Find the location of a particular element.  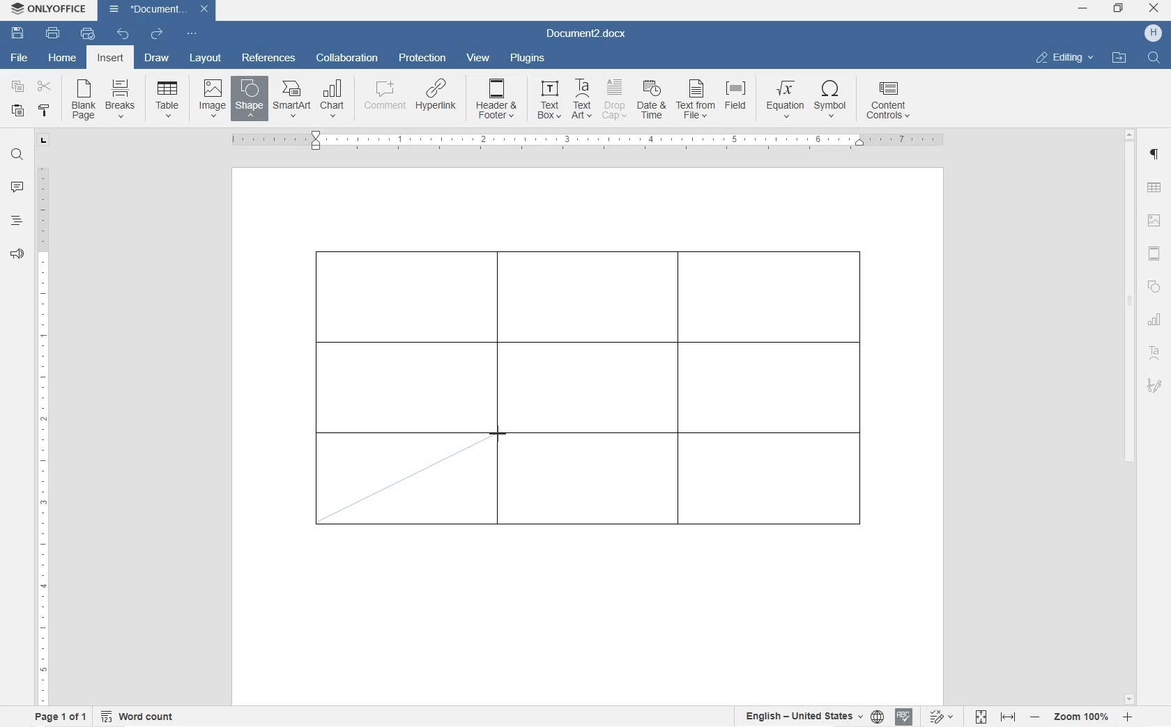

word count is located at coordinates (139, 716).